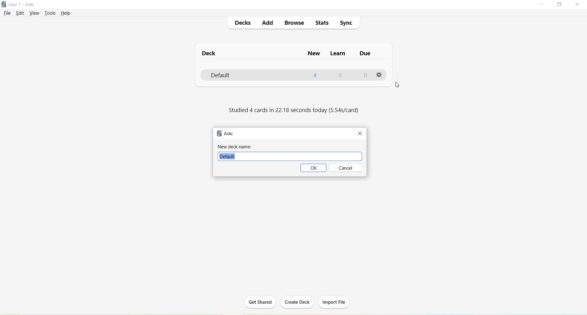 The height and width of the screenshot is (315, 587). I want to click on View, so click(34, 13).